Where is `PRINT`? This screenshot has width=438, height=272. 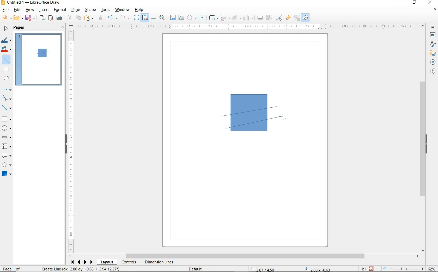
PRINT is located at coordinates (59, 19).